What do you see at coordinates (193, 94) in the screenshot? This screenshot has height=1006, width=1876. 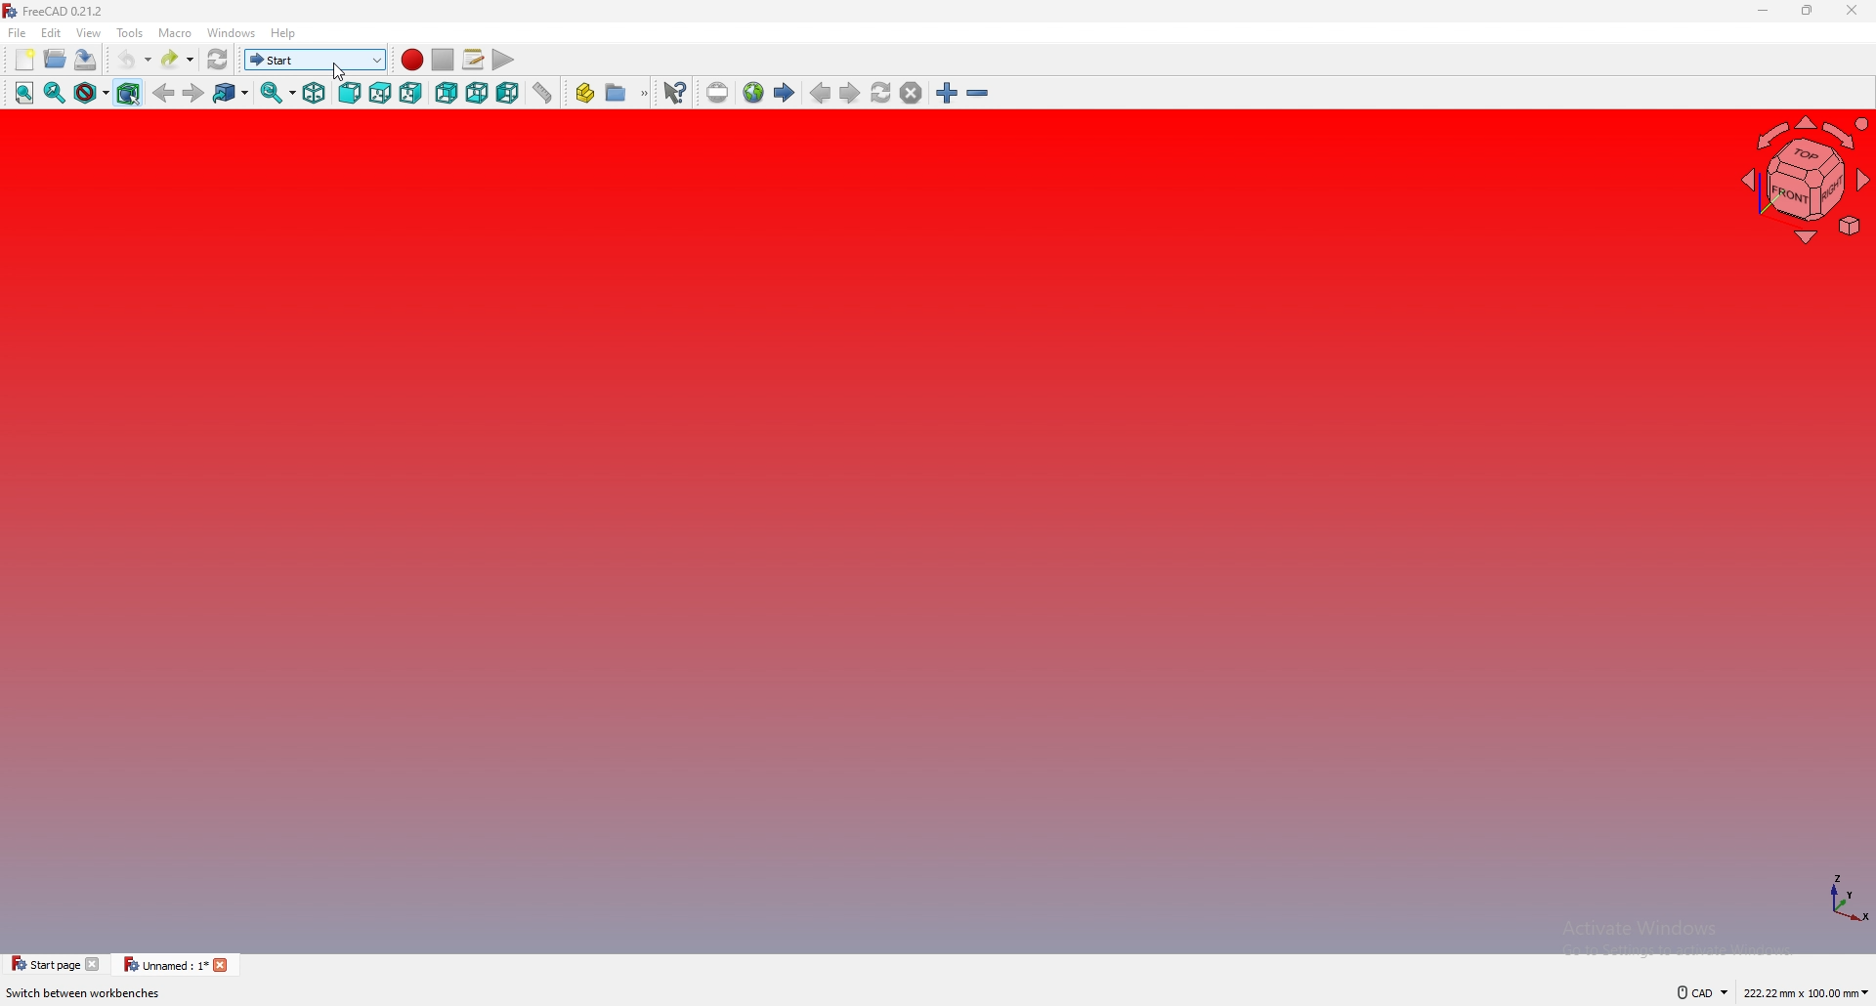 I see `forward` at bounding box center [193, 94].